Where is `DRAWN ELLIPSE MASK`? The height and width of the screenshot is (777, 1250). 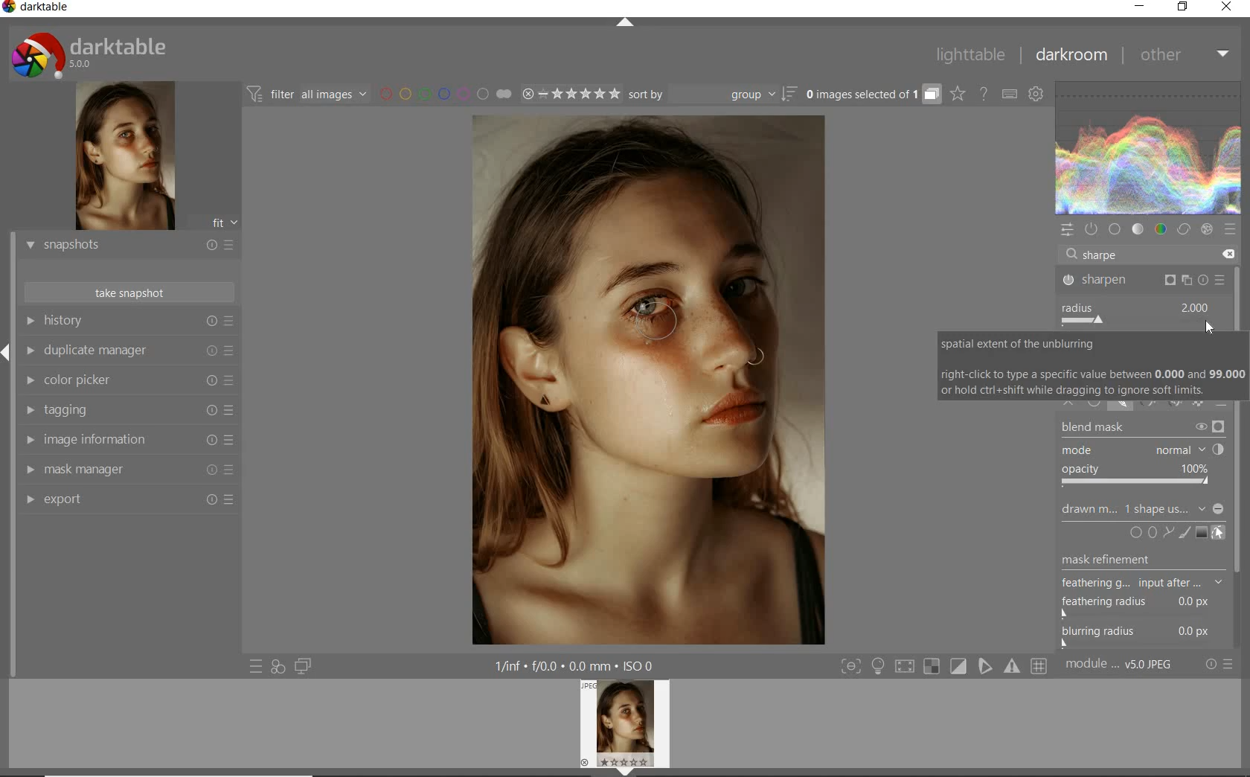
DRAWN ELLIPSE MASK is located at coordinates (662, 322).